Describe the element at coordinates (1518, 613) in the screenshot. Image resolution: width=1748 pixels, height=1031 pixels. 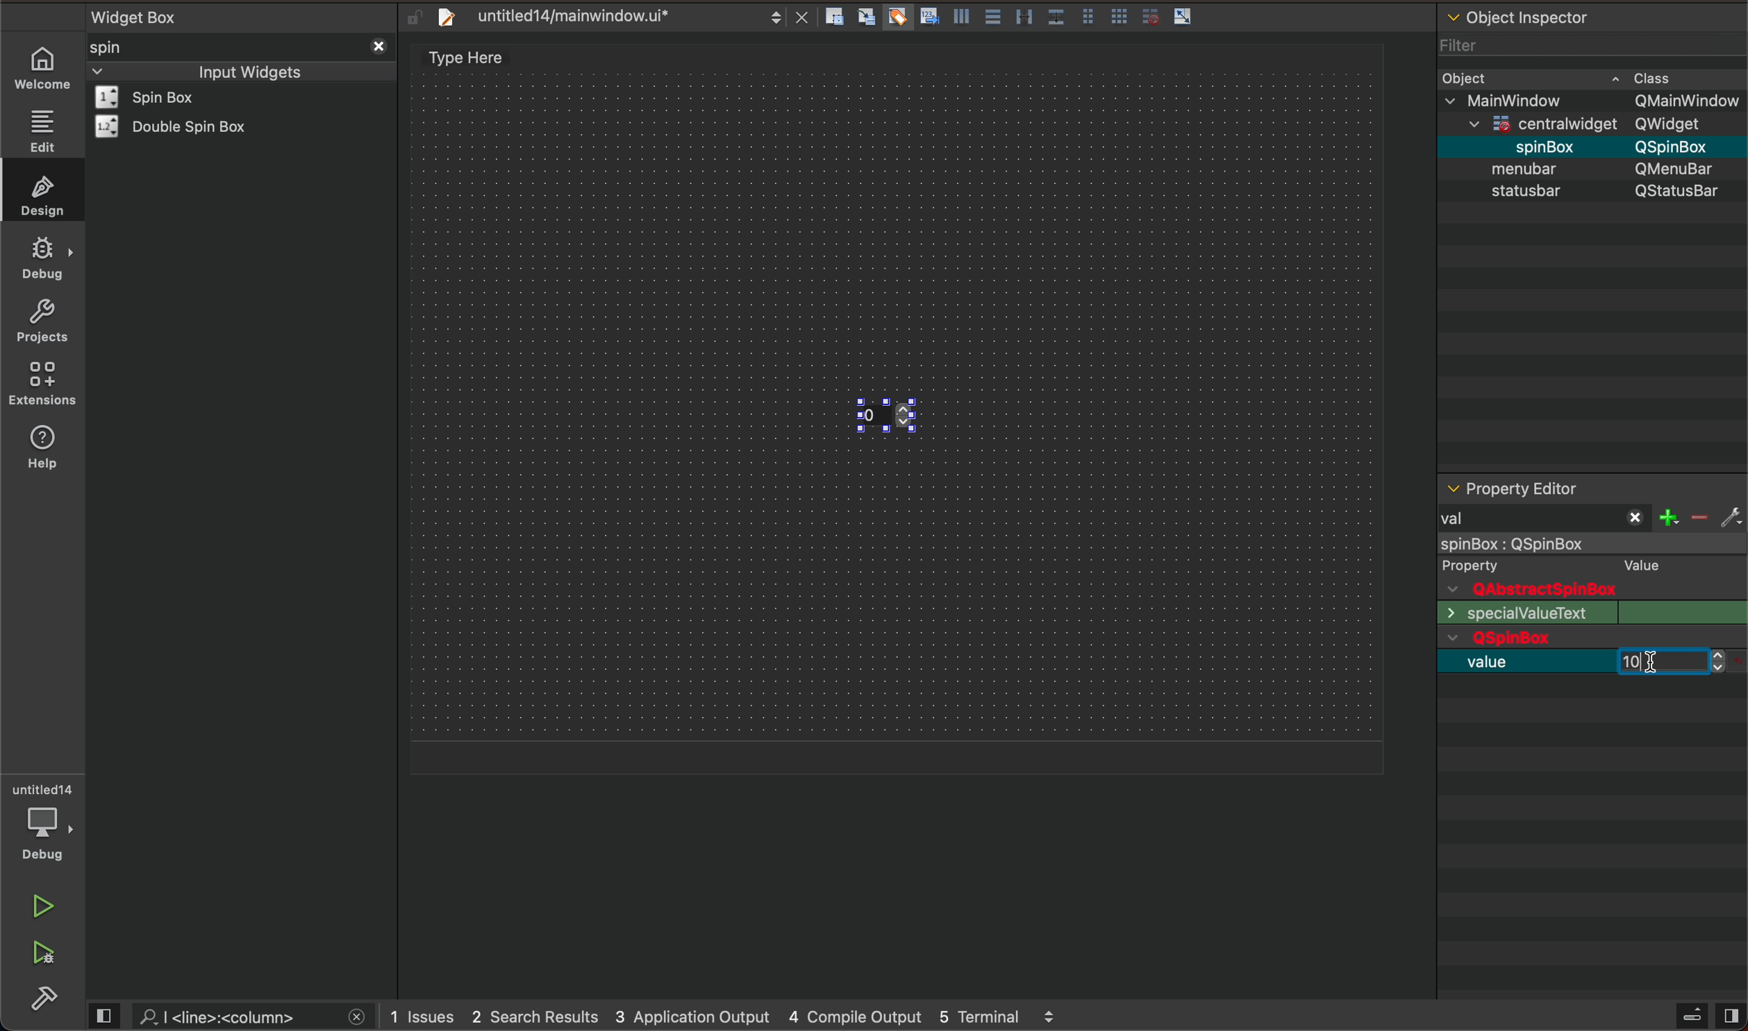
I see `text` at that location.